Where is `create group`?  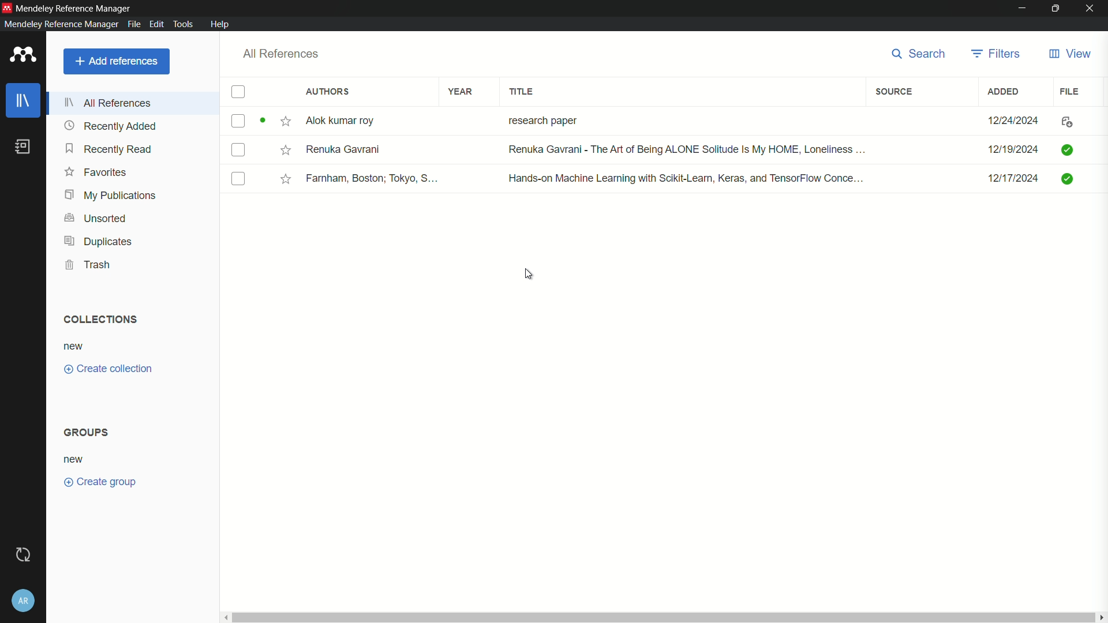
create group is located at coordinates (111, 482).